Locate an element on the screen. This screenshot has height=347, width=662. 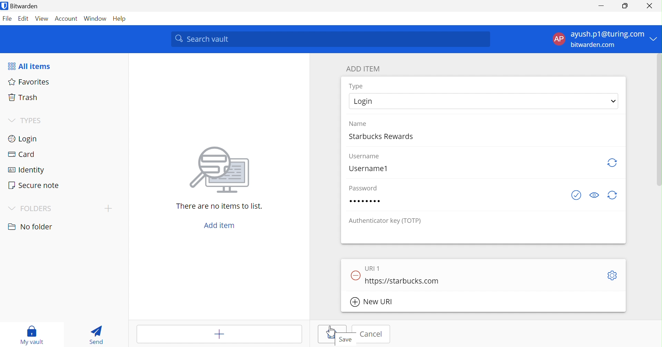
Identify is located at coordinates (26, 171).